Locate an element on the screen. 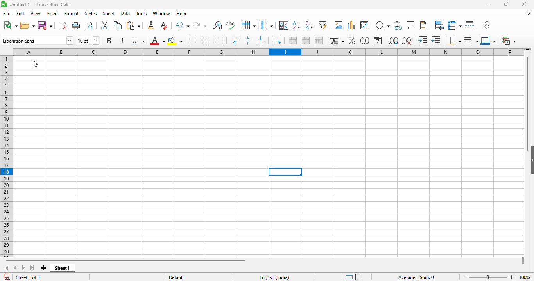  format as number is located at coordinates (365, 41).